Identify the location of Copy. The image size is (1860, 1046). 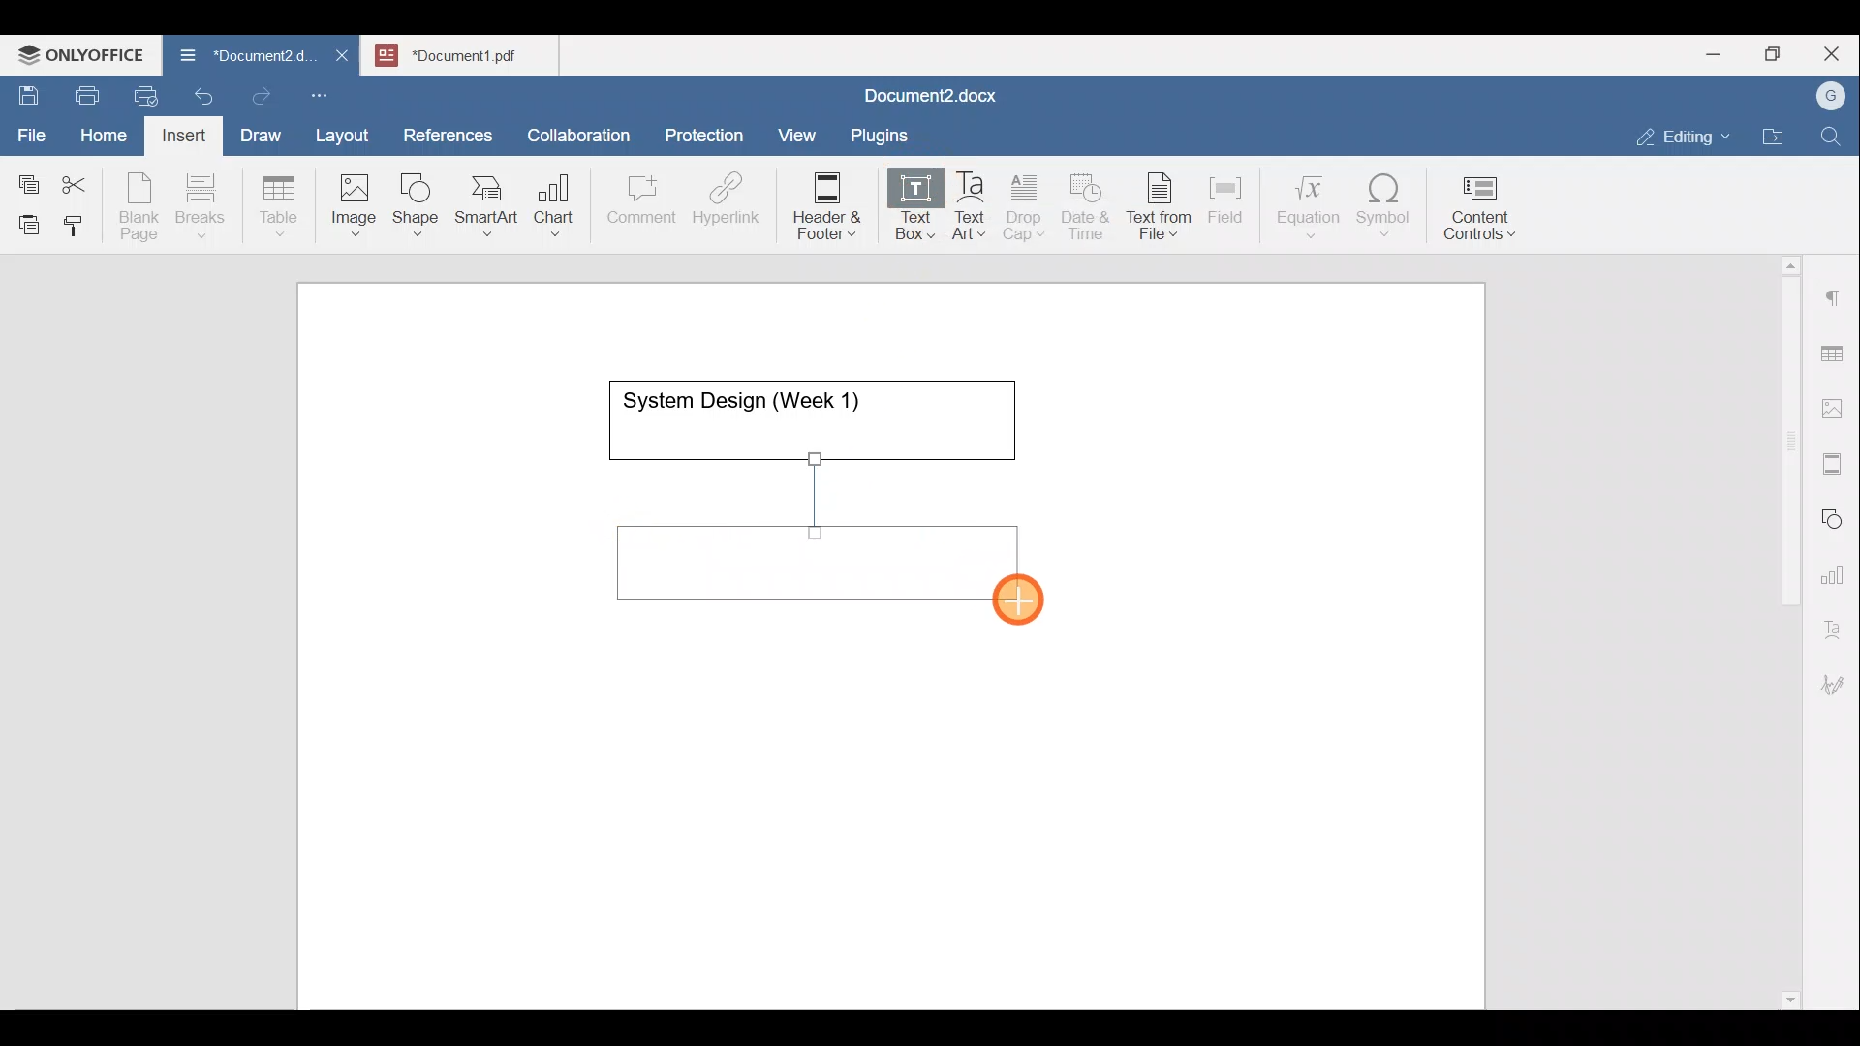
(25, 178).